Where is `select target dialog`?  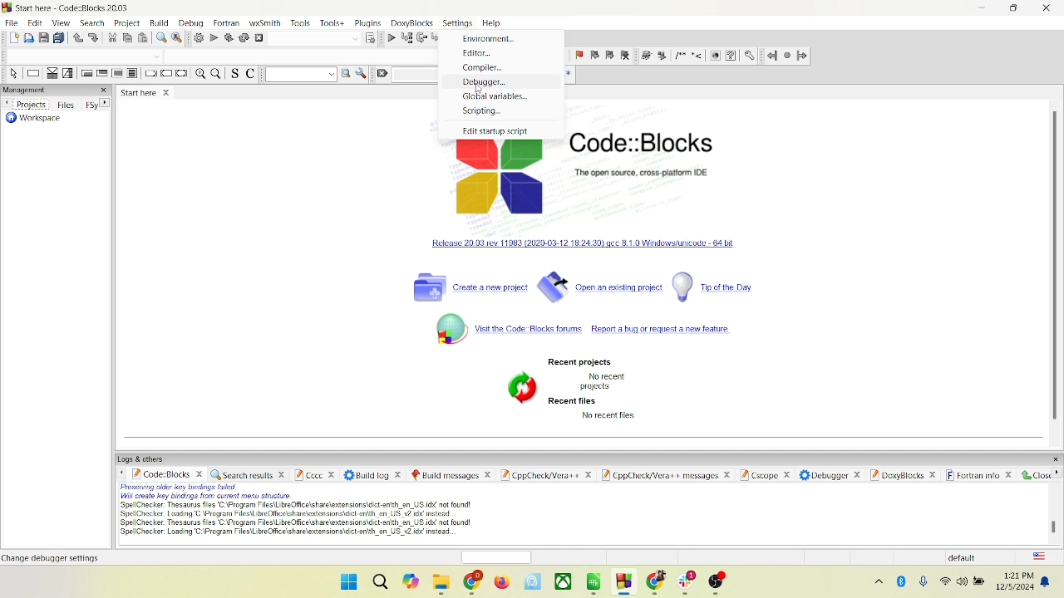 select target dialog is located at coordinates (372, 38).